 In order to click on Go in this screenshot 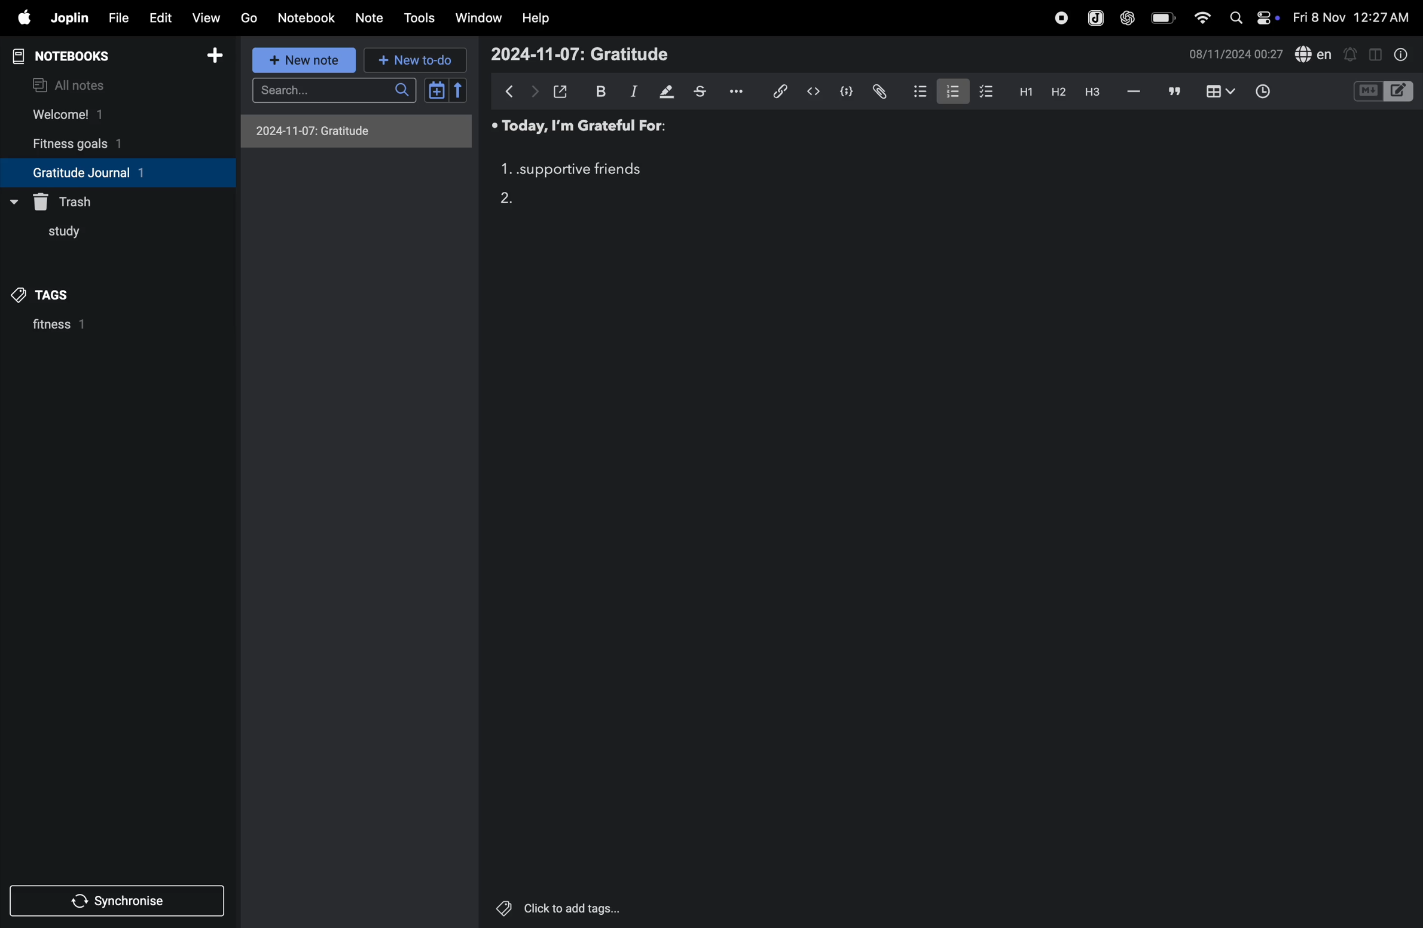, I will do `click(249, 17)`.